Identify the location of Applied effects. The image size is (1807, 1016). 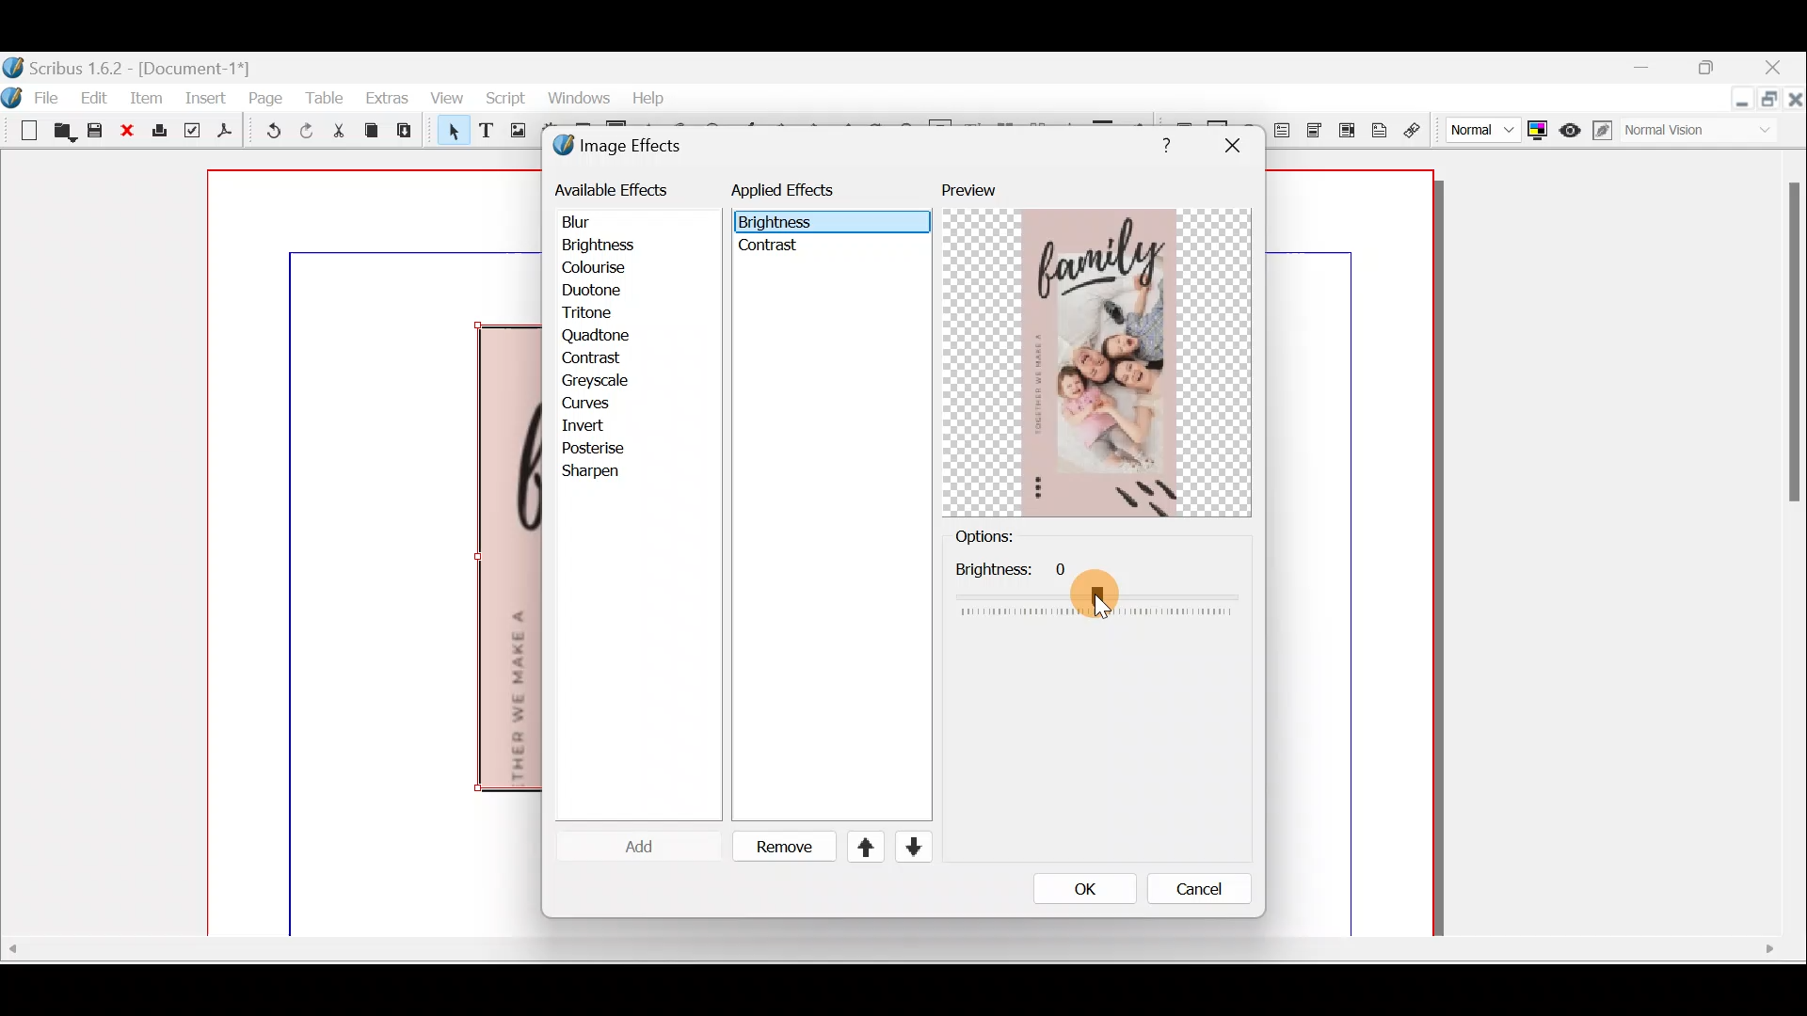
(798, 195).